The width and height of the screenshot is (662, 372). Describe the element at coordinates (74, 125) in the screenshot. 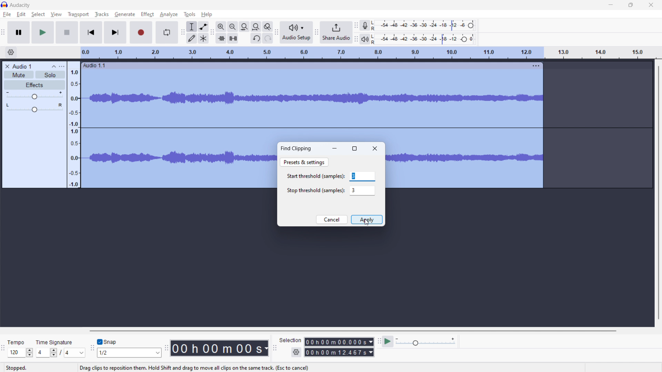

I see `amplitude` at that location.